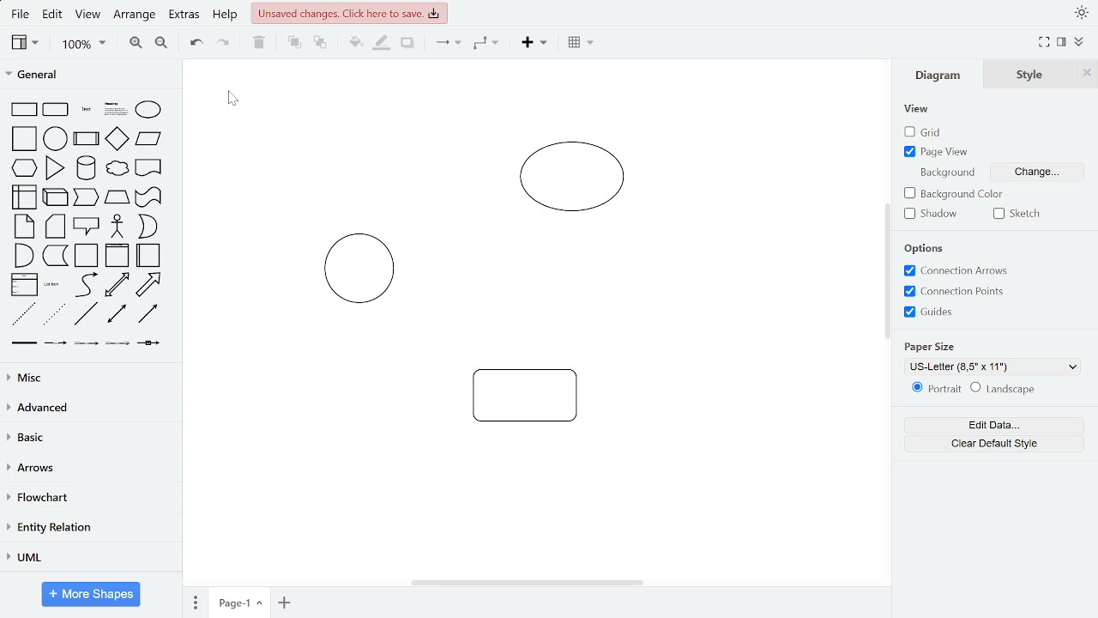 The height and width of the screenshot is (618, 1098). Describe the element at coordinates (55, 15) in the screenshot. I see `edit` at that location.